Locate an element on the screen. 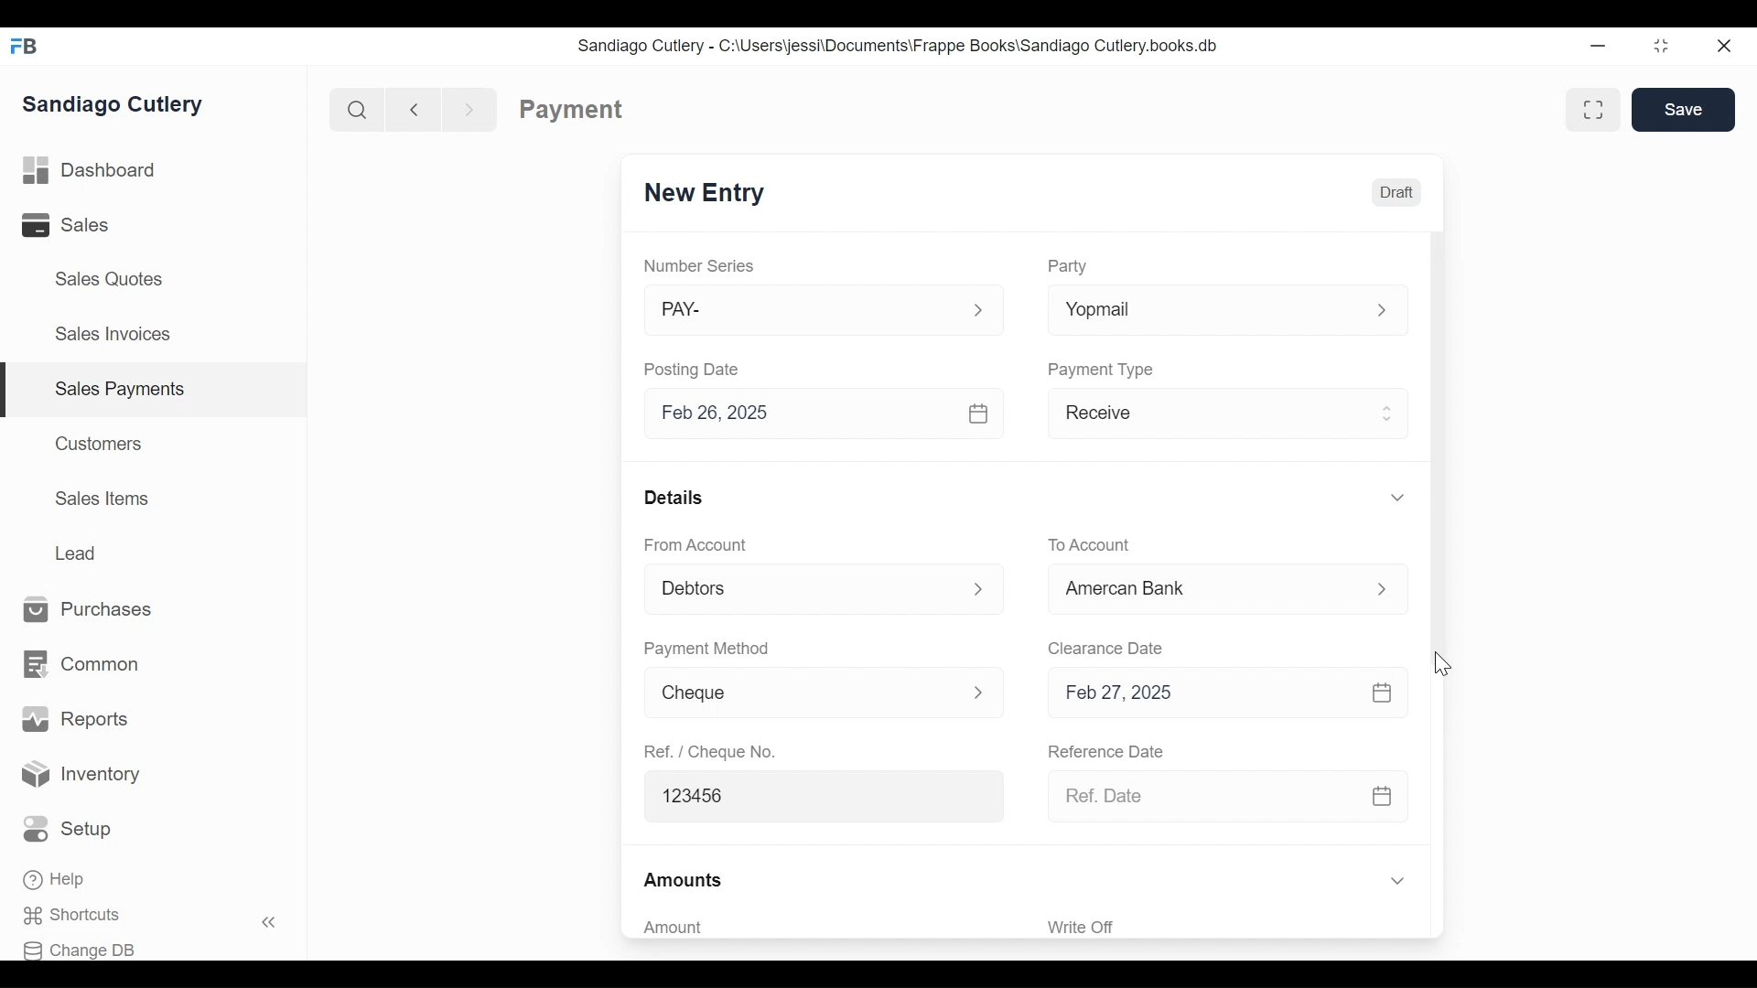 The image size is (1757, 988). Payment Method is located at coordinates (706, 650).